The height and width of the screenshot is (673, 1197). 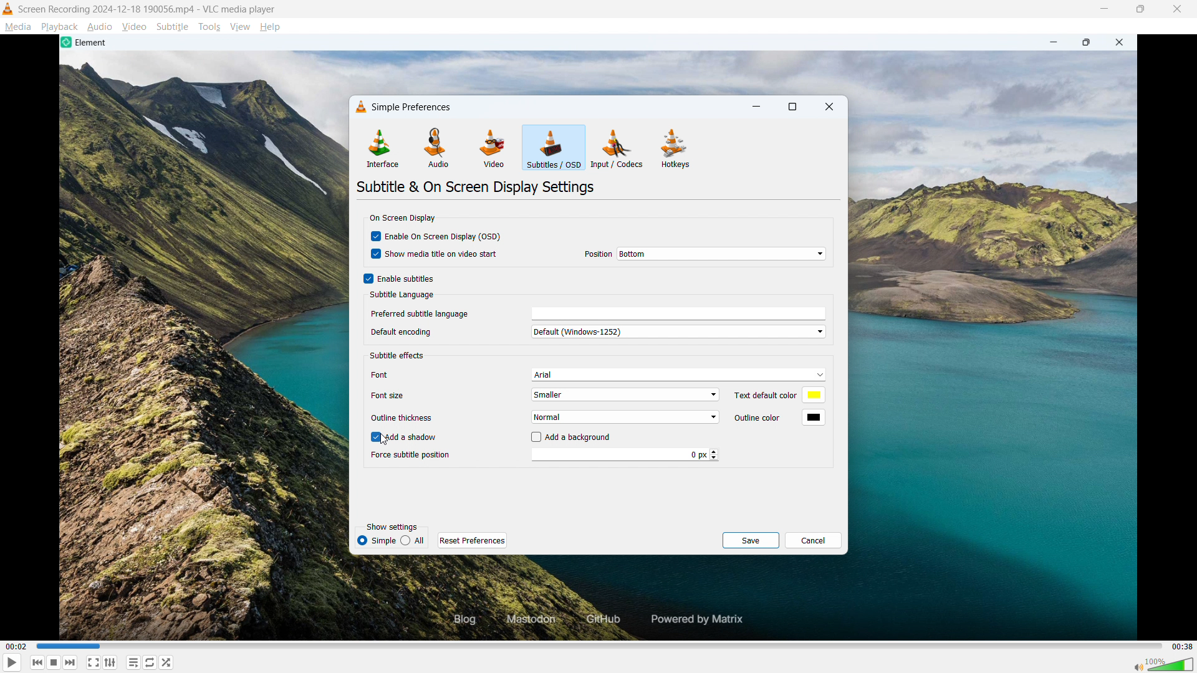 What do you see at coordinates (527, 619) in the screenshot?
I see `Mastodon` at bounding box center [527, 619].